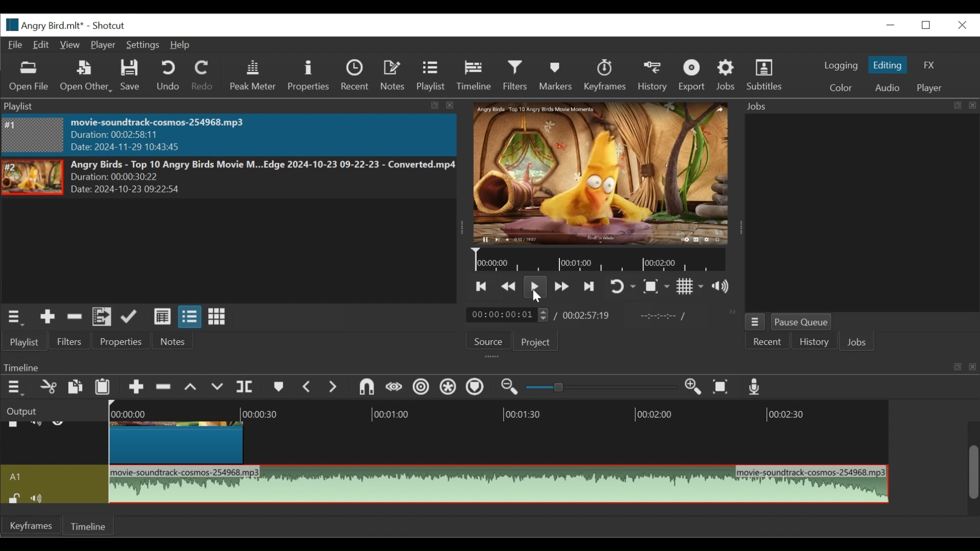  Describe the element at coordinates (180, 135) in the screenshot. I see `movie-soundtrack-cosmos-254968.mp3
Duration: 00:02:58:11
Date: 2024-11-29 10:43:45` at that location.